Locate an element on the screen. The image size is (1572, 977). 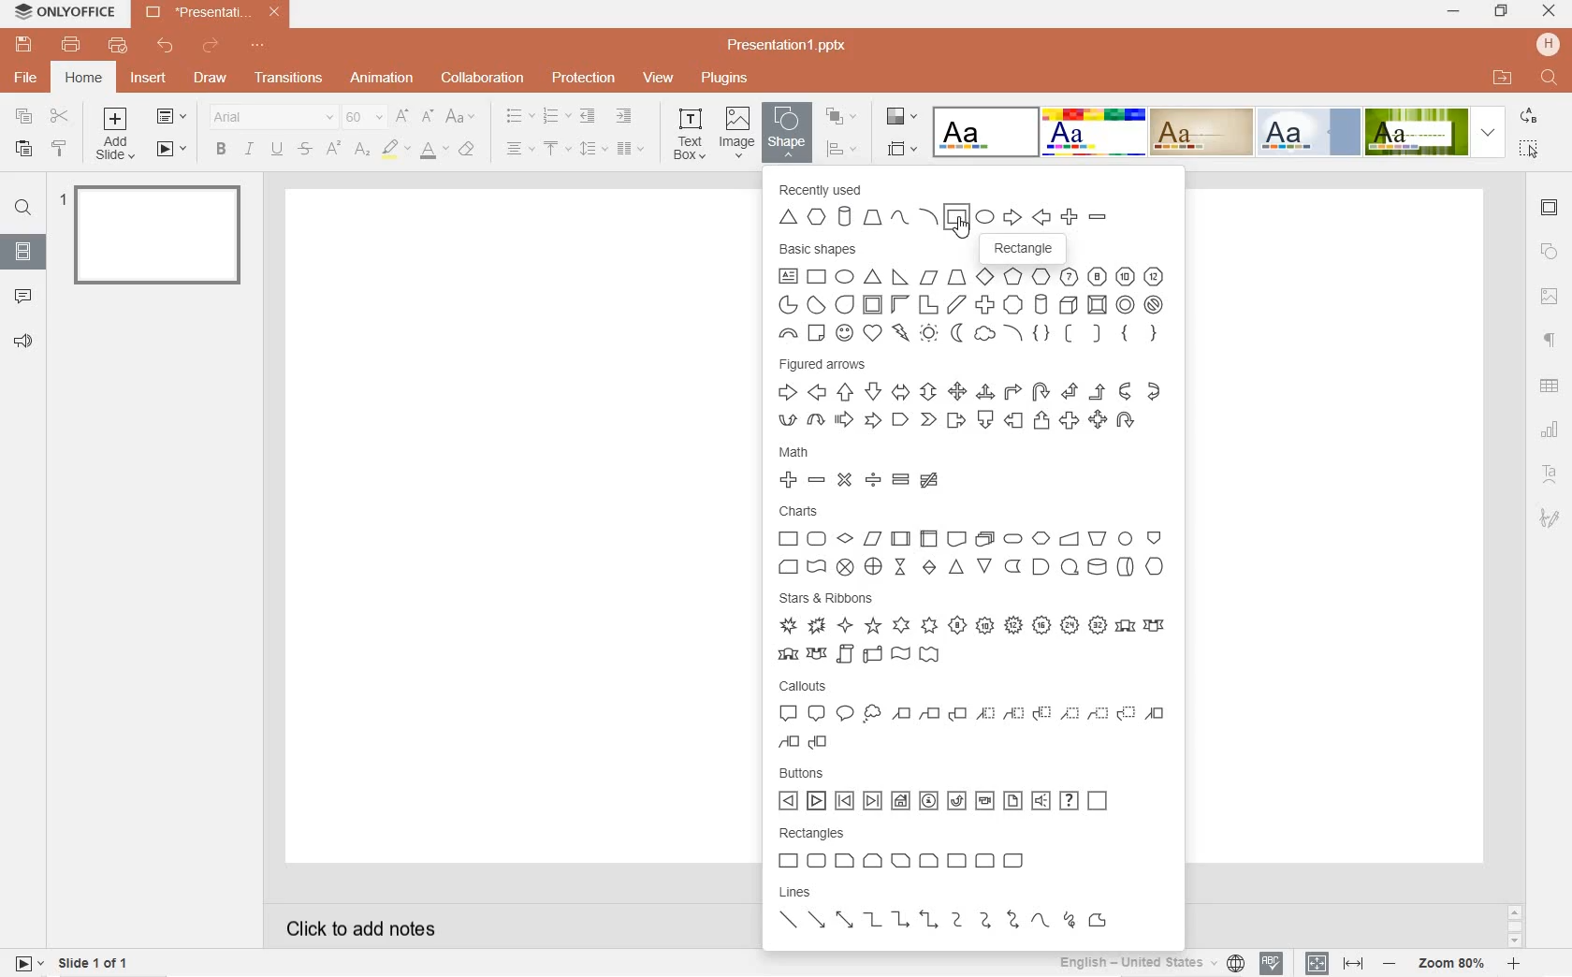
Direct access storage is located at coordinates (1125, 568).